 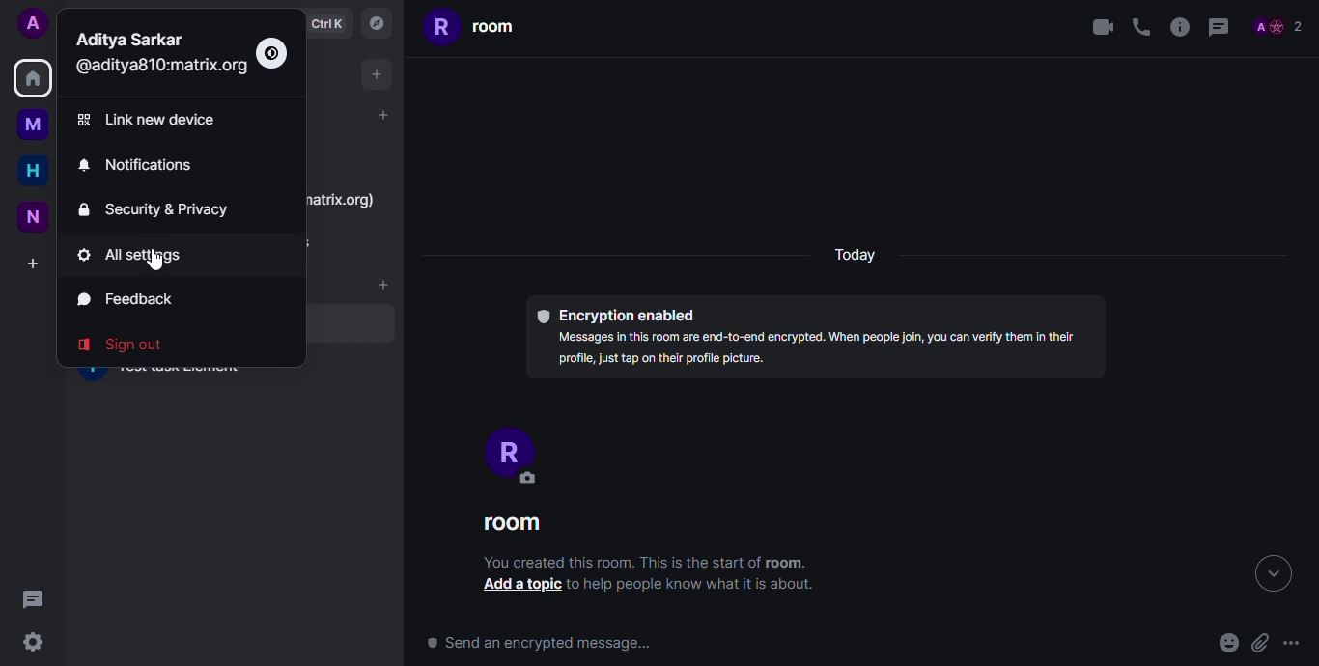 What do you see at coordinates (1272, 574) in the screenshot?
I see `expand` at bounding box center [1272, 574].